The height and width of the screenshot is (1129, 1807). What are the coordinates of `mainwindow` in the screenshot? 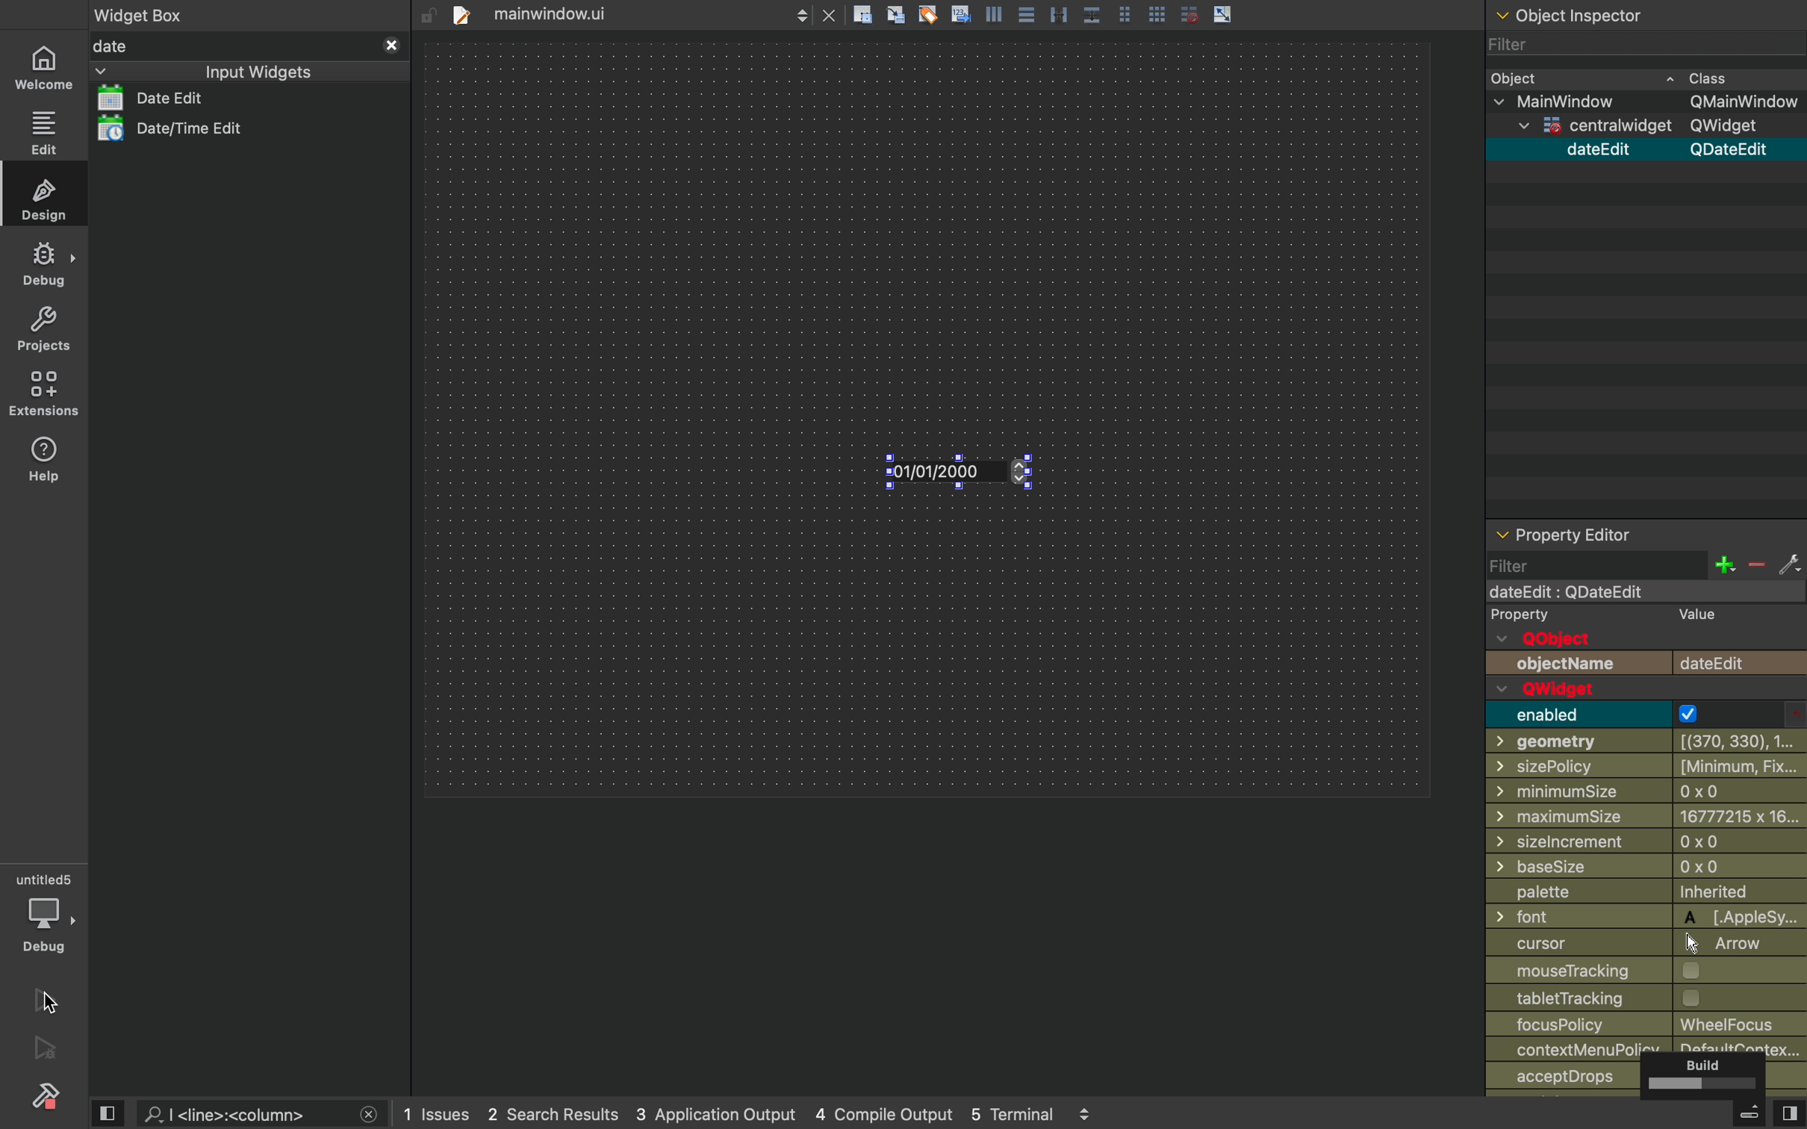 It's located at (1647, 102).